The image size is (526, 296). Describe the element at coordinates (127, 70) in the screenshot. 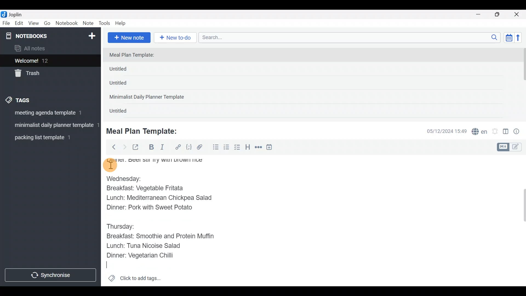

I see `Untitled` at that location.